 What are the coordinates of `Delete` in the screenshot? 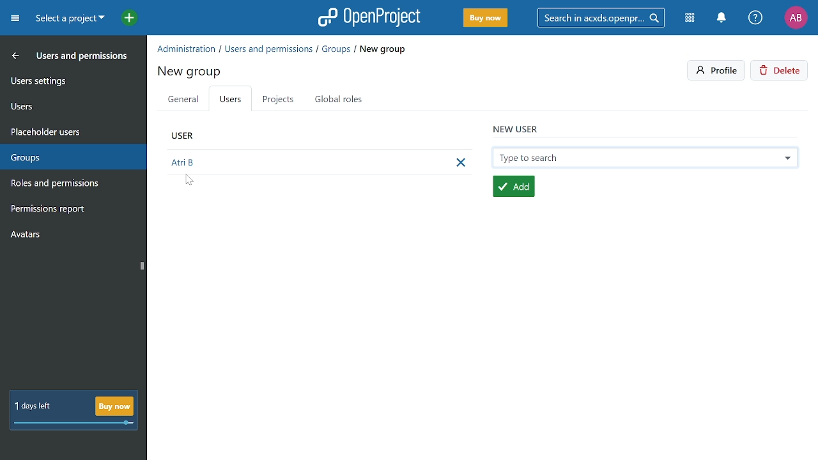 It's located at (781, 72).